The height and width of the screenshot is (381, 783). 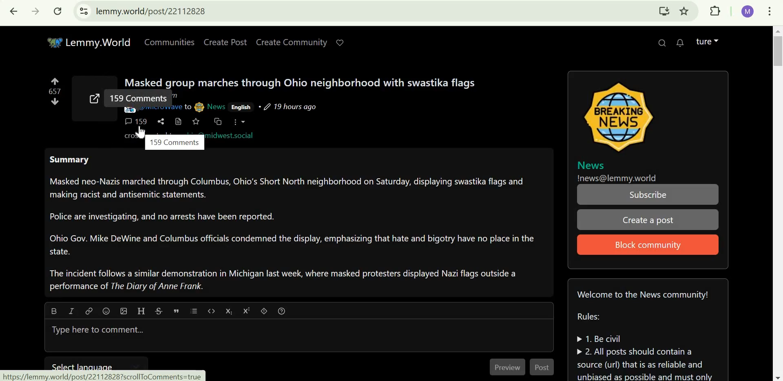 I want to click on Block community, so click(x=646, y=245).